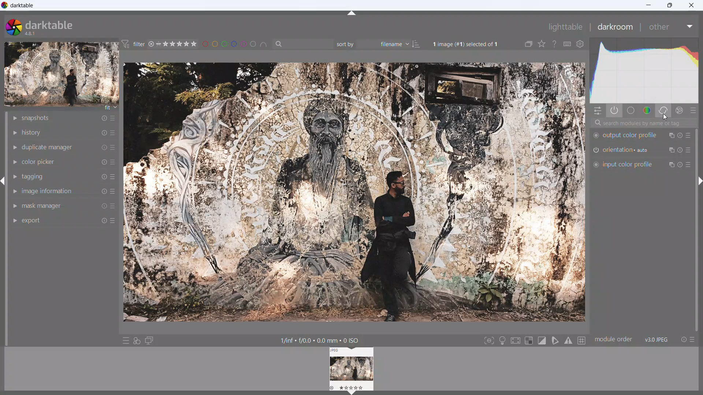 The width and height of the screenshot is (703, 395). I want to click on other, so click(672, 27).